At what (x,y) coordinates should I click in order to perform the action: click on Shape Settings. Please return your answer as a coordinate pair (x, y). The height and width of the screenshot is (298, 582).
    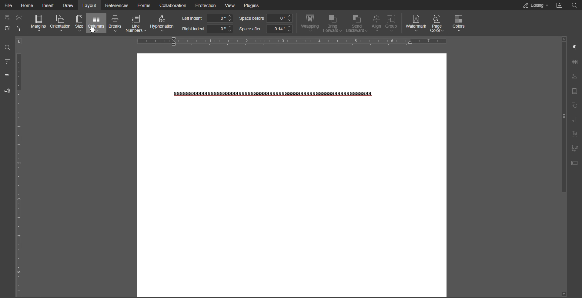
    Looking at the image, I should click on (575, 106).